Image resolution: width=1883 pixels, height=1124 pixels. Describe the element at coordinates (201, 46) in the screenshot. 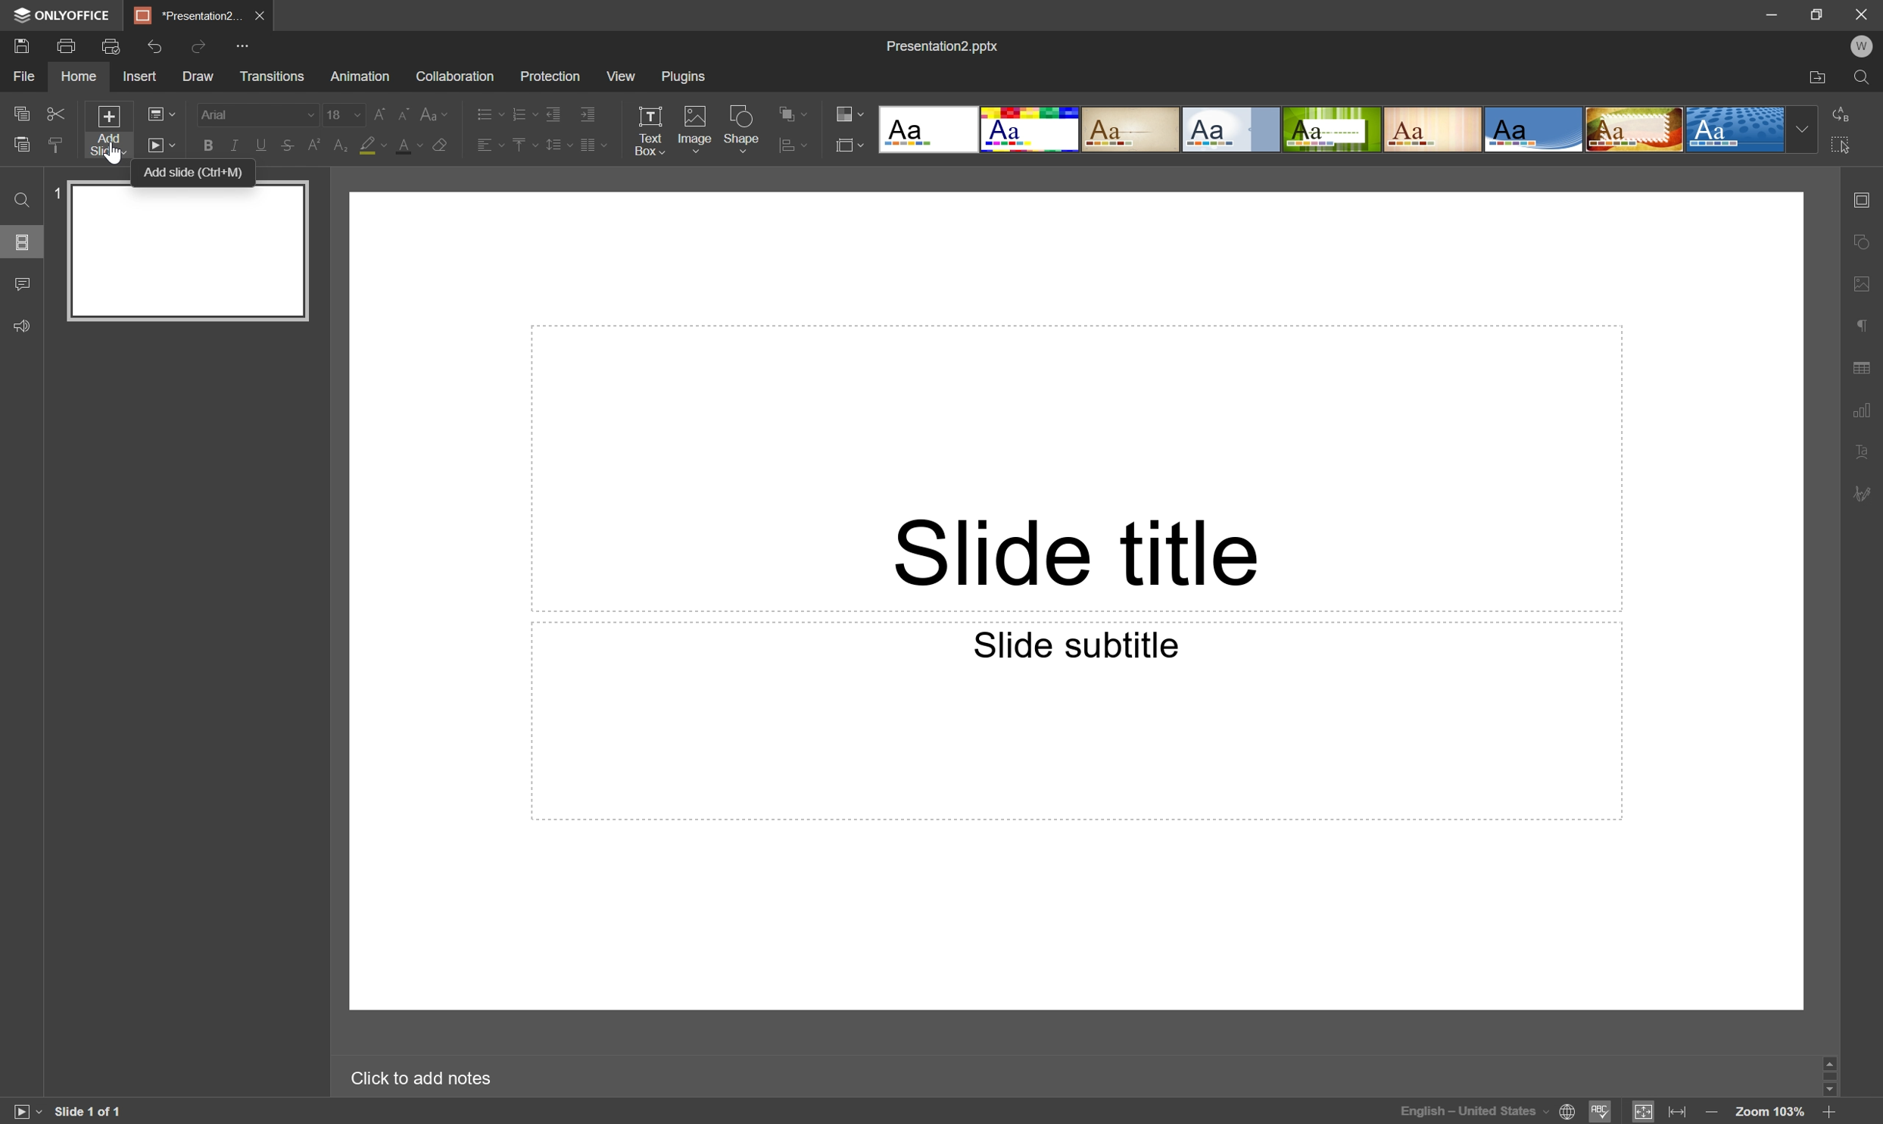

I see `Redo` at that location.